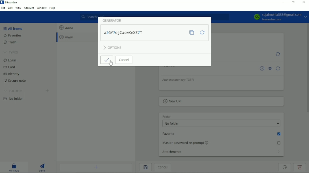 The height and width of the screenshot is (173, 309). What do you see at coordinates (270, 69) in the screenshot?
I see `Toggle visibility` at bounding box center [270, 69].